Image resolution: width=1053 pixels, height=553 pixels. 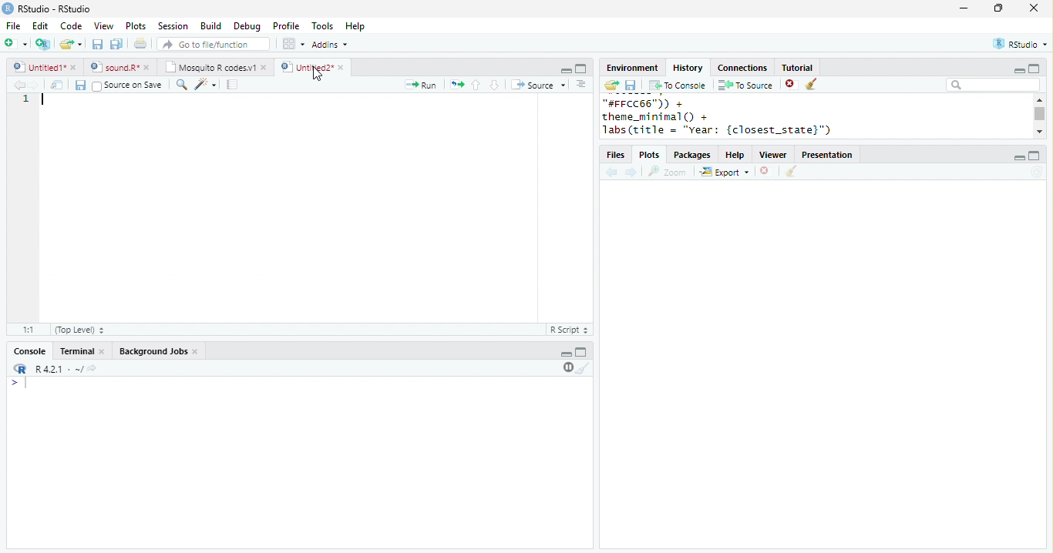 I want to click on Viewer, so click(x=774, y=156).